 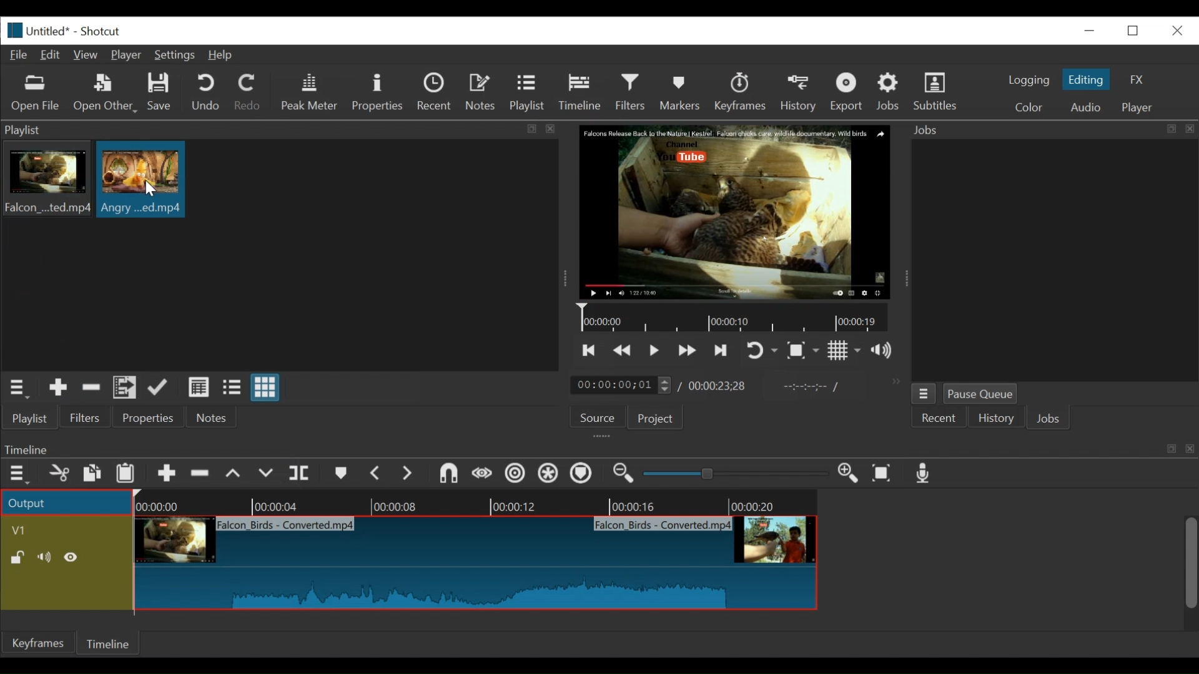 What do you see at coordinates (849, 94) in the screenshot?
I see `Export` at bounding box center [849, 94].